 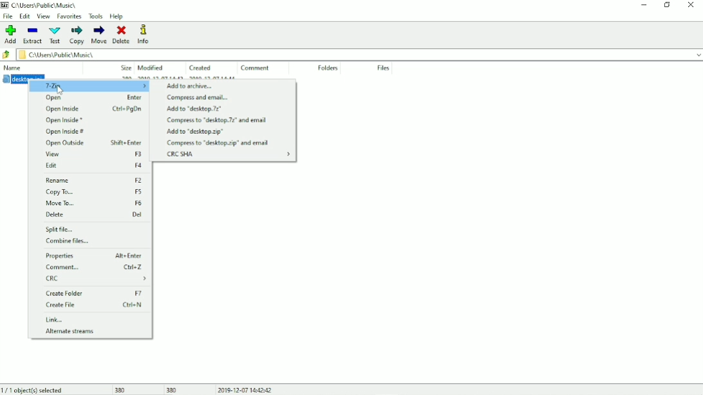 I want to click on Copy, so click(x=77, y=35).